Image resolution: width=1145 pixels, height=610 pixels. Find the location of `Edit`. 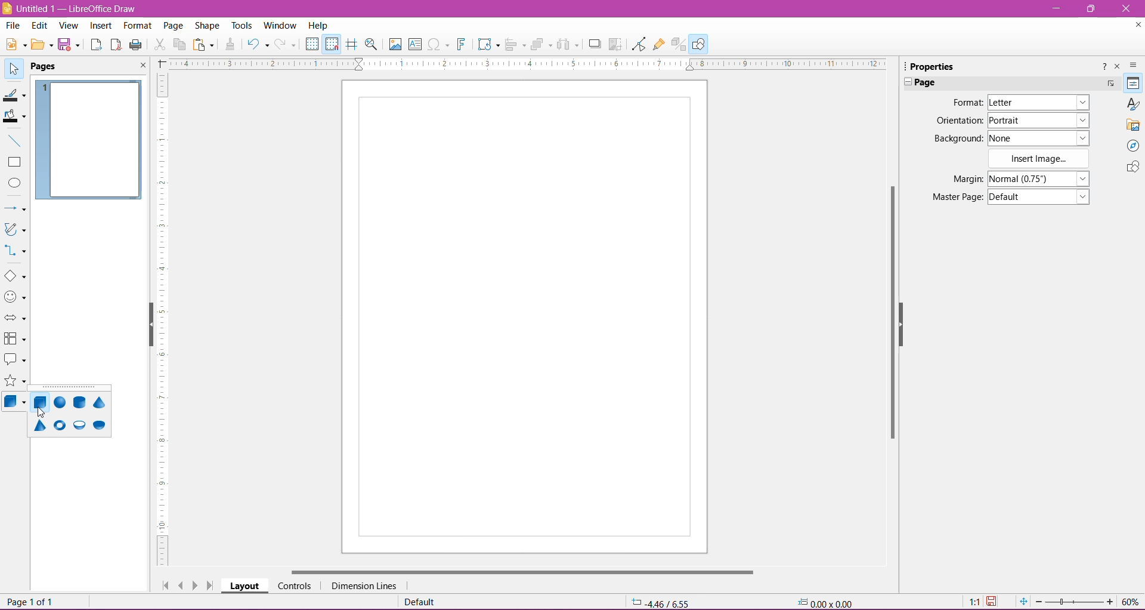

Edit is located at coordinates (41, 26).